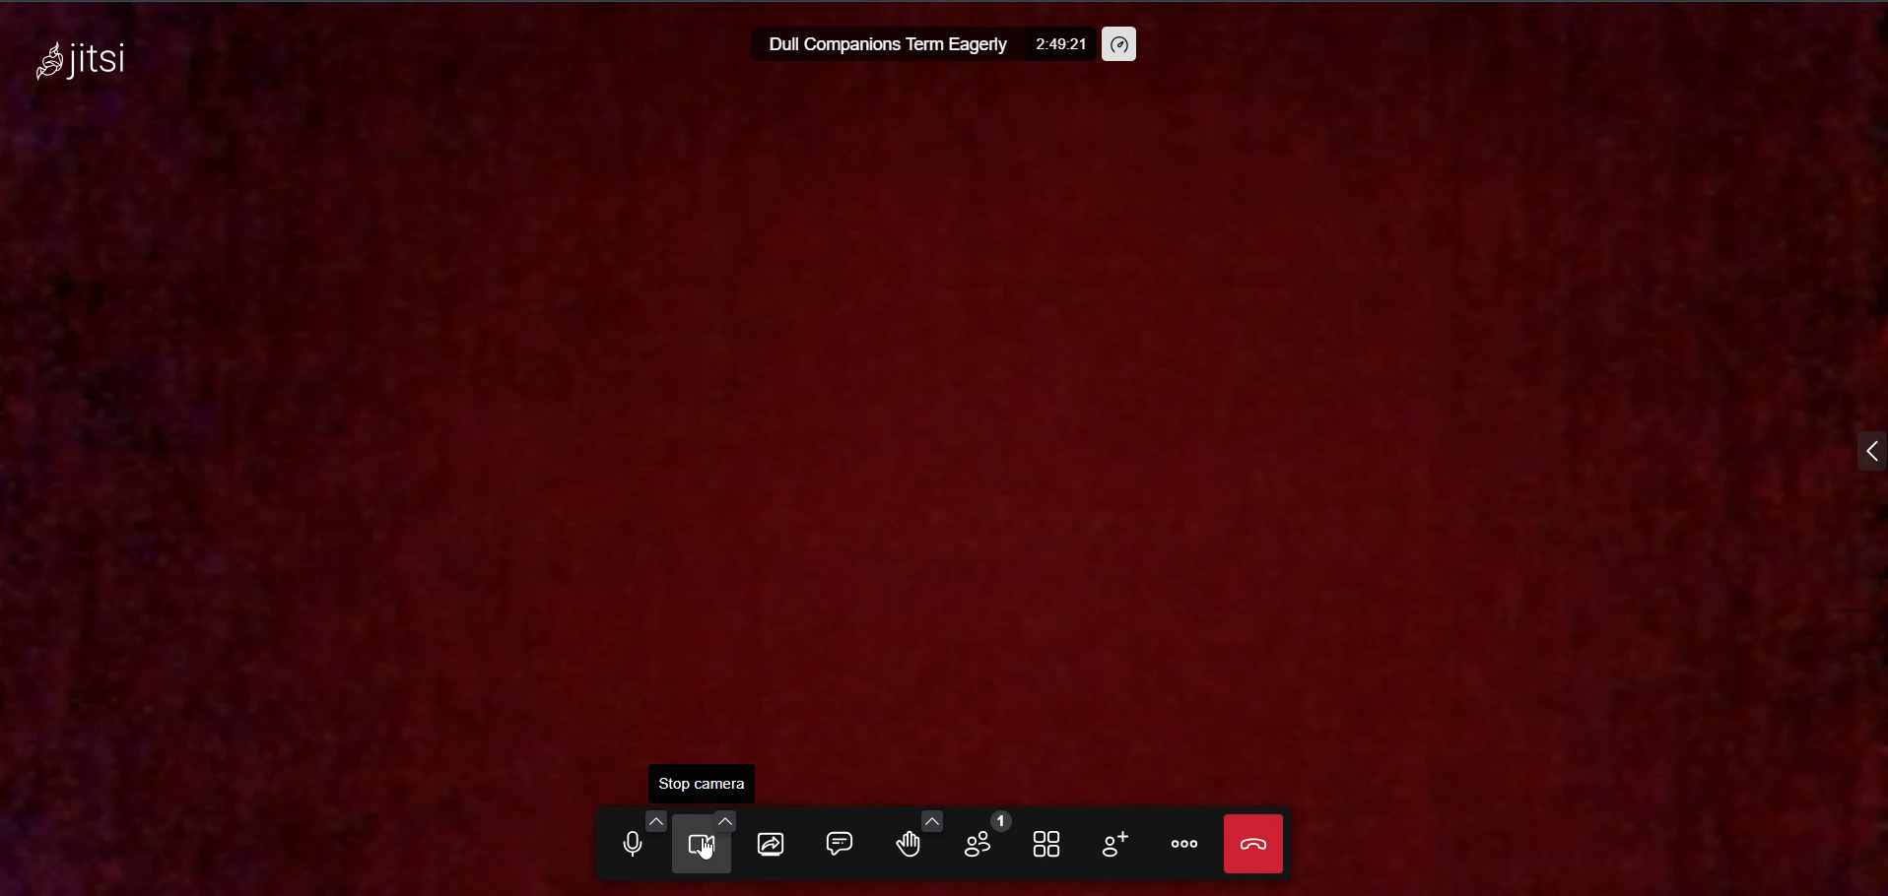 The image size is (1888, 896). Describe the element at coordinates (900, 845) in the screenshot. I see `raise hand` at that location.